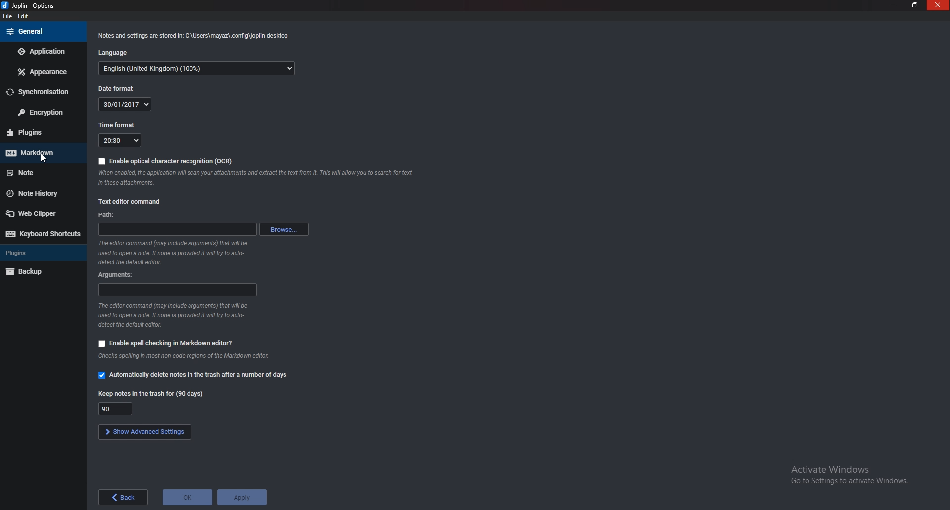 The image size is (950, 510). What do you see at coordinates (39, 133) in the screenshot?
I see `Plugins` at bounding box center [39, 133].